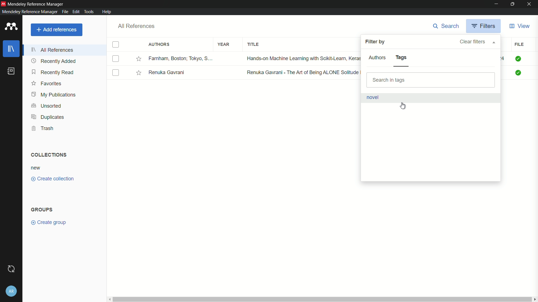 This screenshot has height=302, width=538. Describe the element at coordinates (57, 30) in the screenshot. I see `add references` at that location.